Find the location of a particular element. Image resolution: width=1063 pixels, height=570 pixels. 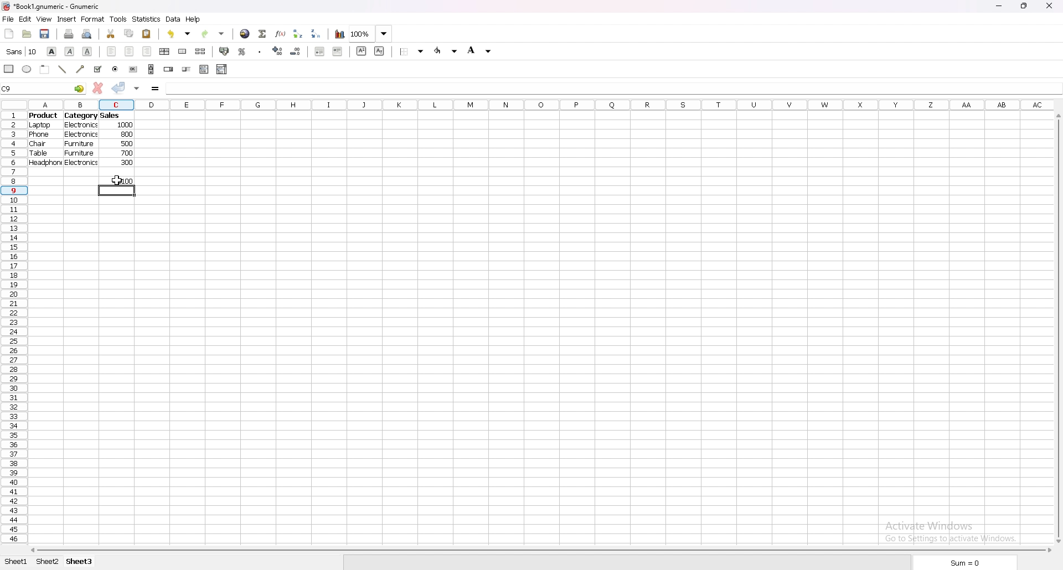

zoom is located at coordinates (371, 34).